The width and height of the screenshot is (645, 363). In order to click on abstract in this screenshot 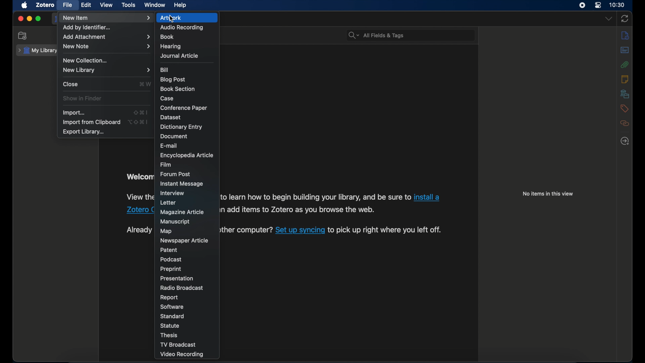, I will do `click(625, 50)`.